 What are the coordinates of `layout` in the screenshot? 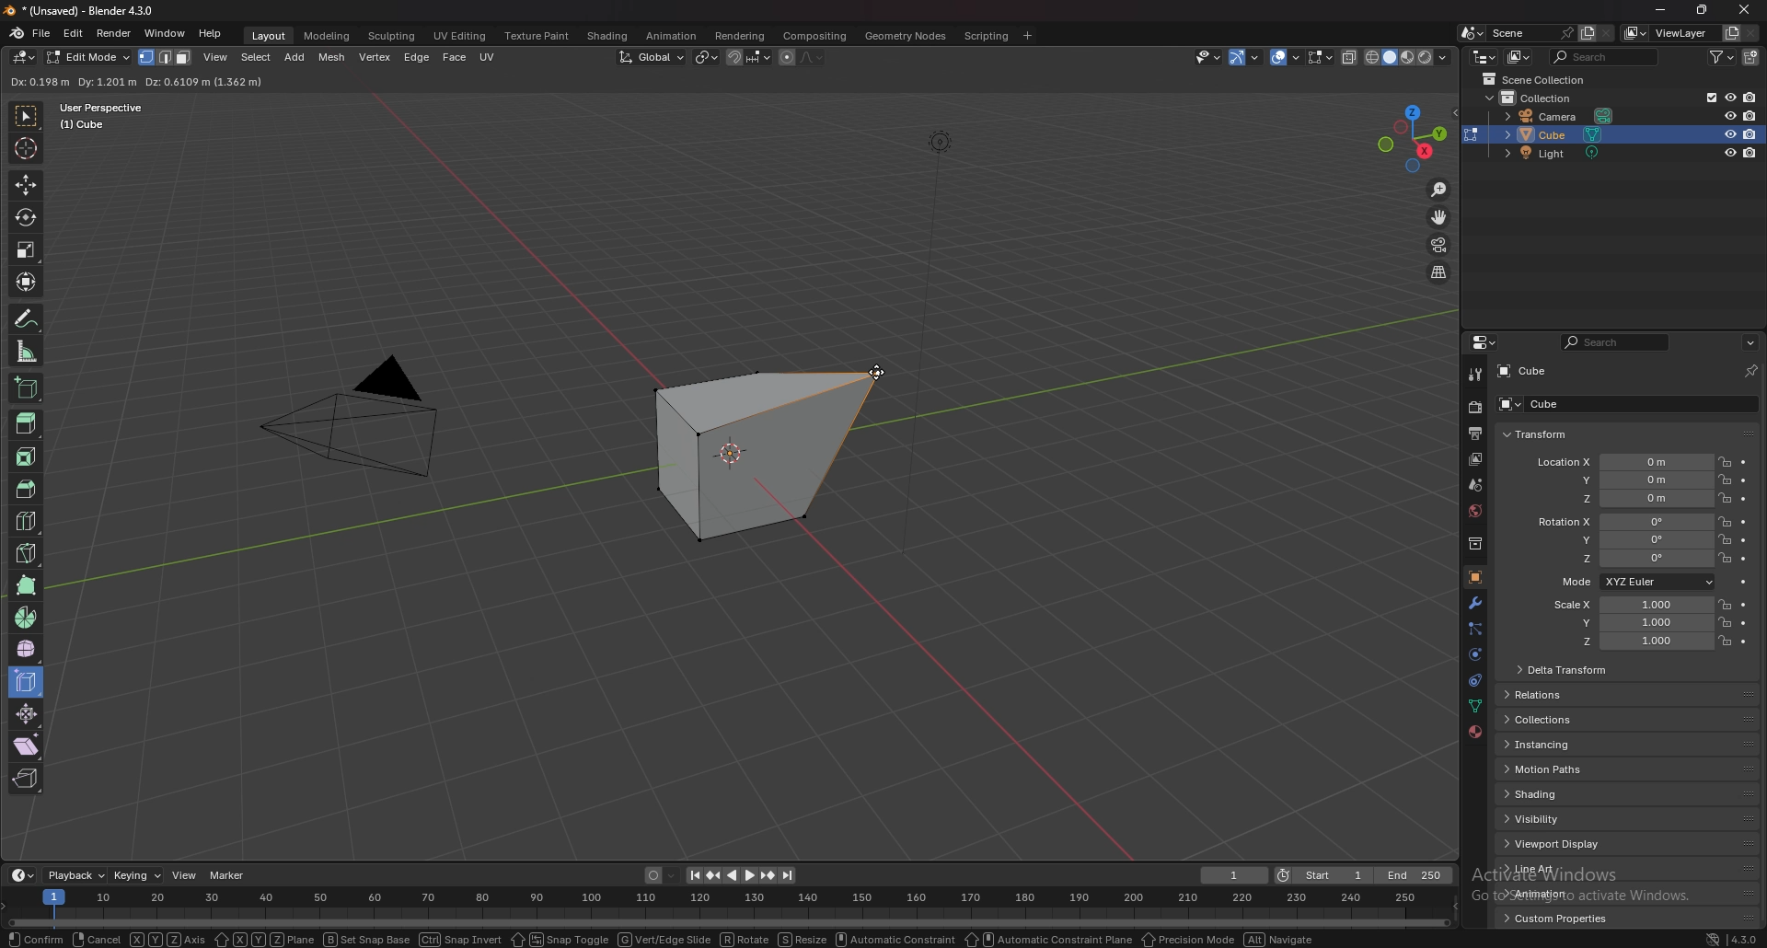 It's located at (270, 36).